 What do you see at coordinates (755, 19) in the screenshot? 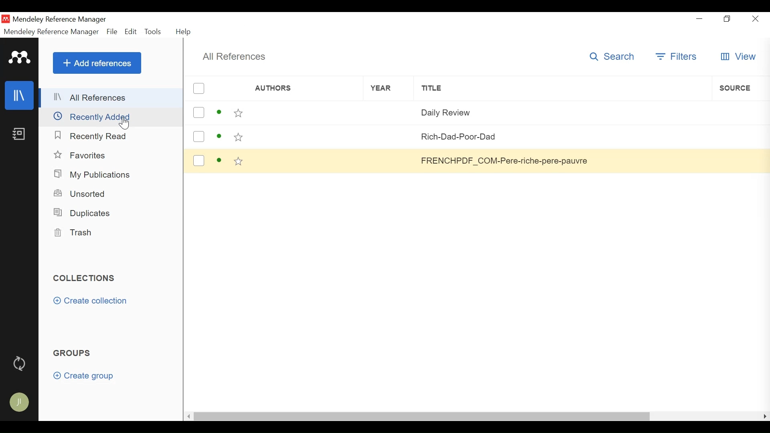
I see `Close` at bounding box center [755, 19].